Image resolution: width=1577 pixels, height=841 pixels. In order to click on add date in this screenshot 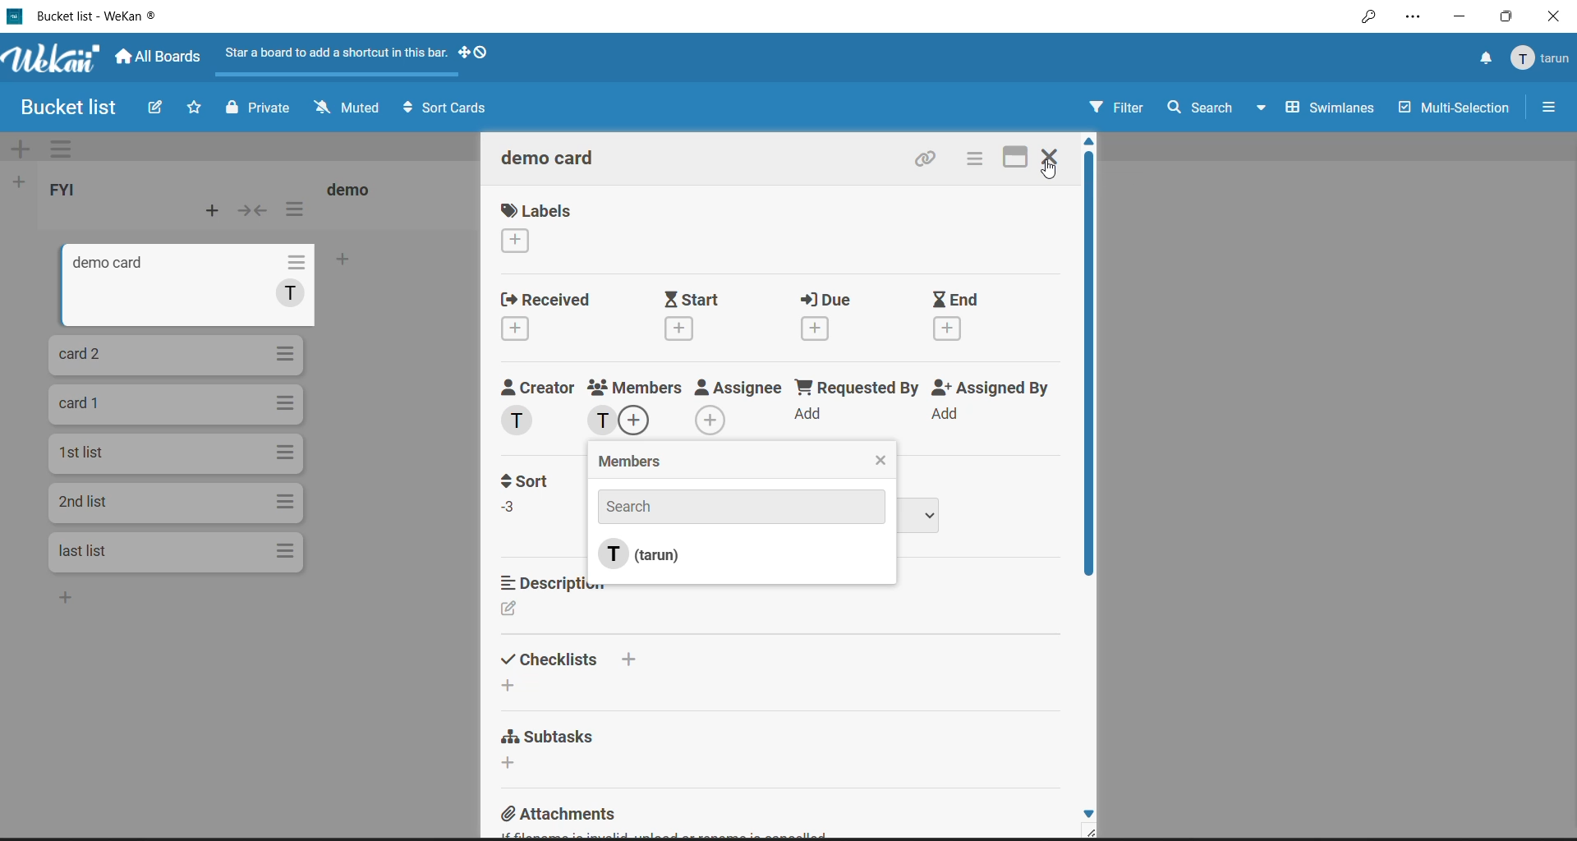, I will do `click(678, 329)`.